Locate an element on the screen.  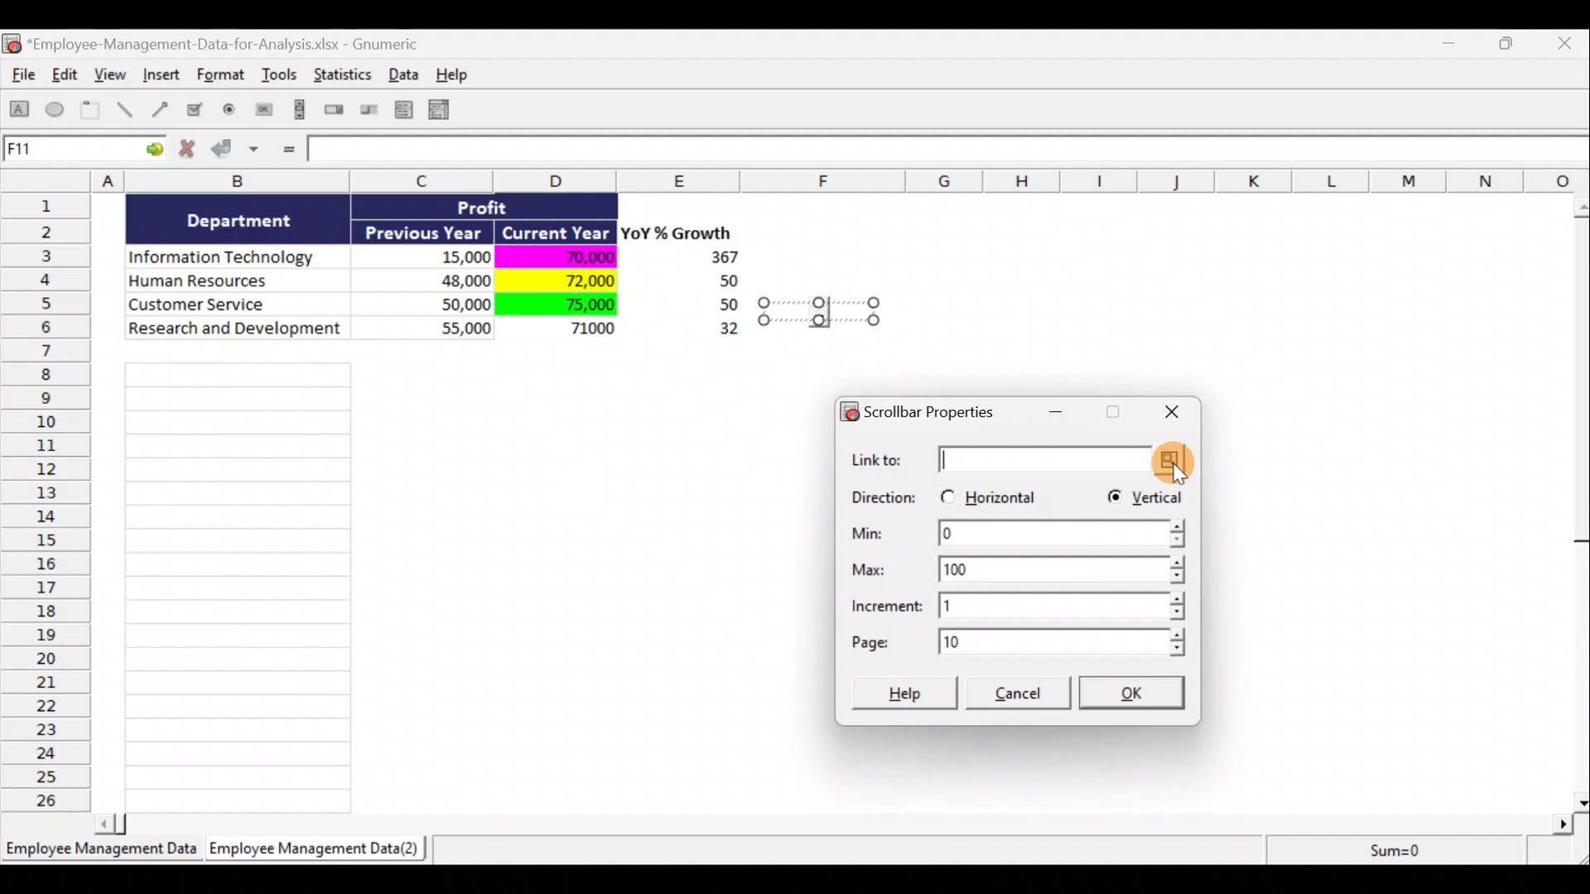
Maximum value is located at coordinates (1026, 566).